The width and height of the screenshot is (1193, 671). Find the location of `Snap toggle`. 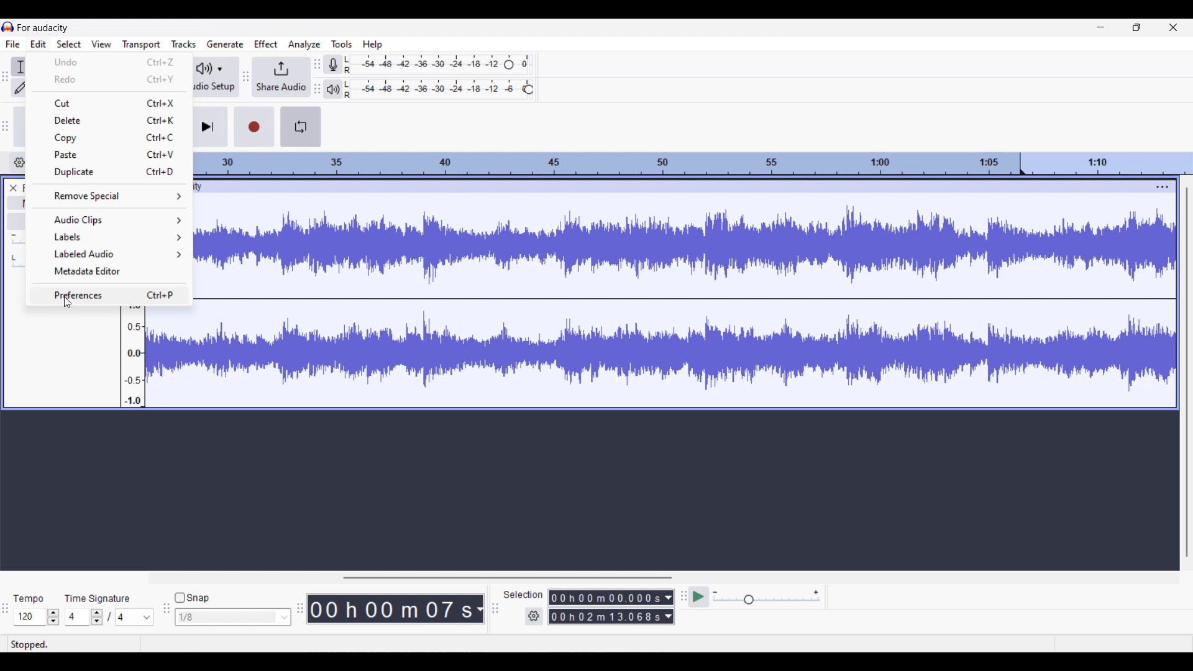

Snap toggle is located at coordinates (192, 598).